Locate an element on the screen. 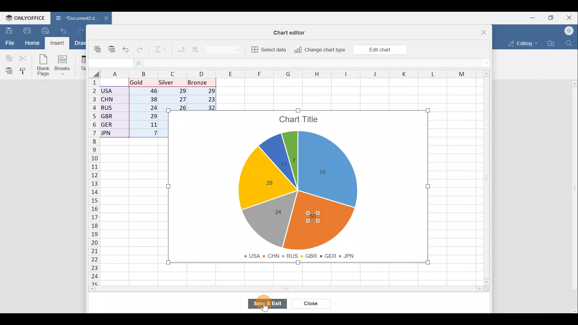  Cursor on Save & exit is located at coordinates (271, 304).